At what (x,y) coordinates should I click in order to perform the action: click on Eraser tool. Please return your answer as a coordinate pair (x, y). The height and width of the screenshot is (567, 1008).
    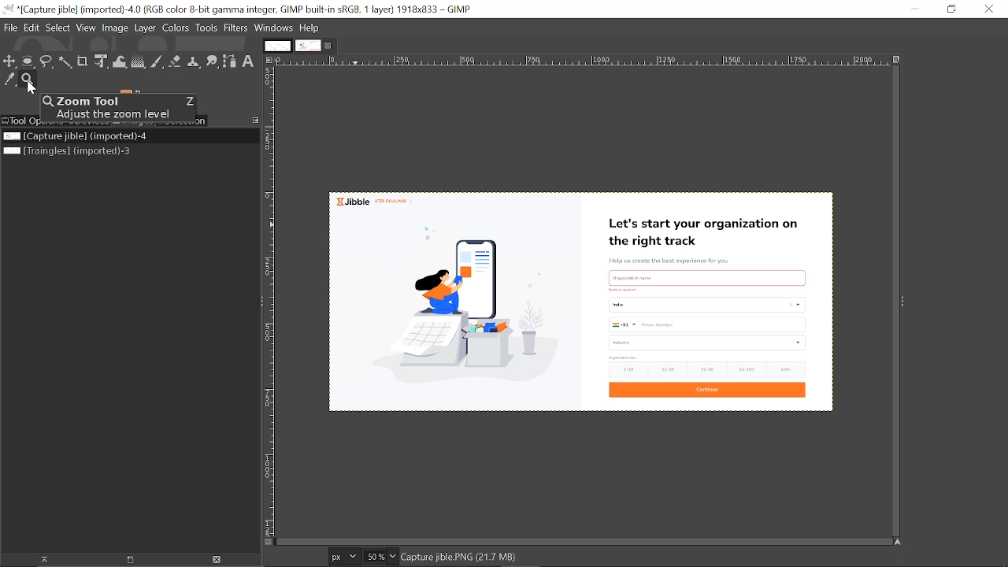
    Looking at the image, I should click on (173, 62).